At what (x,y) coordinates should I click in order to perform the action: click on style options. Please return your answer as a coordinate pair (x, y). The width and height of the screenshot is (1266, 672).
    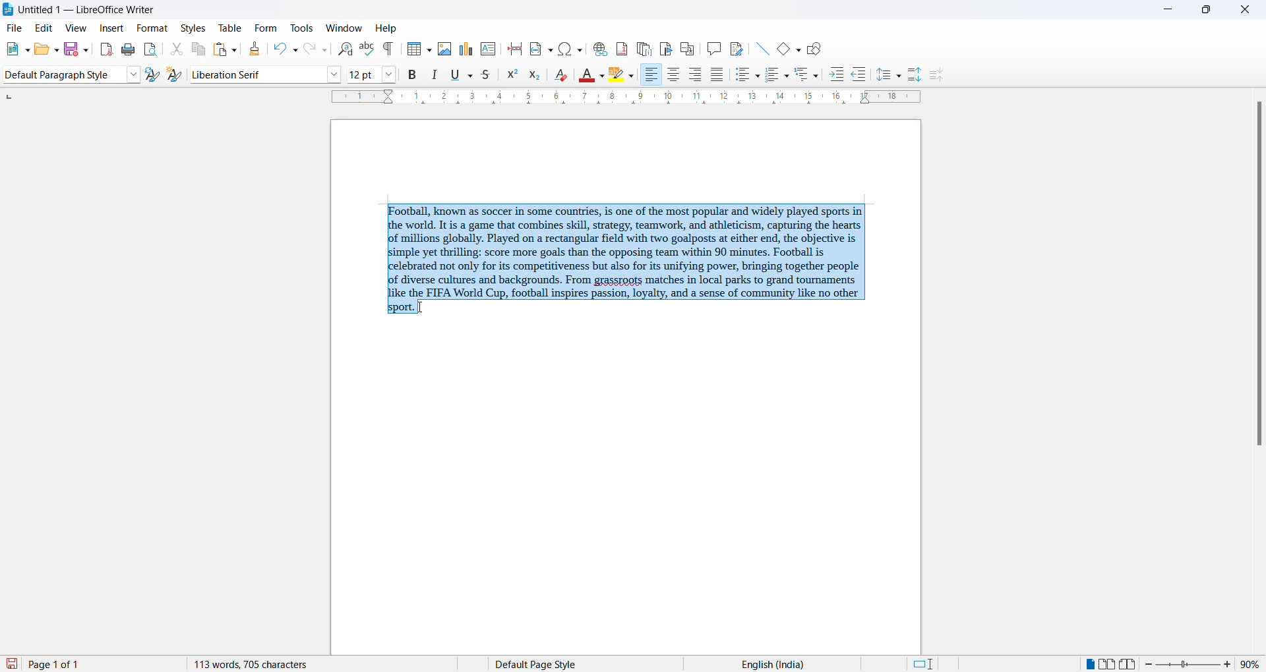
    Looking at the image, I should click on (135, 73).